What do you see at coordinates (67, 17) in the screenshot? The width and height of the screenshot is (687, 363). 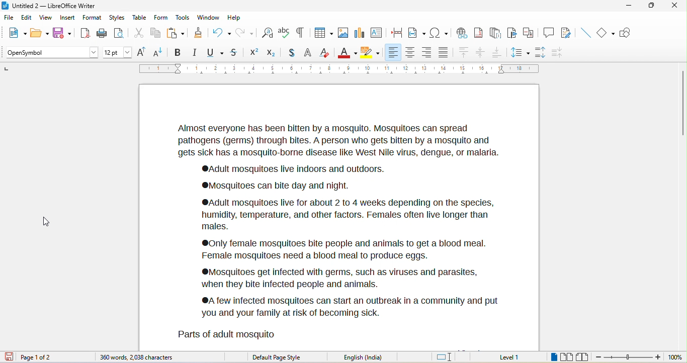 I see `insert` at bounding box center [67, 17].